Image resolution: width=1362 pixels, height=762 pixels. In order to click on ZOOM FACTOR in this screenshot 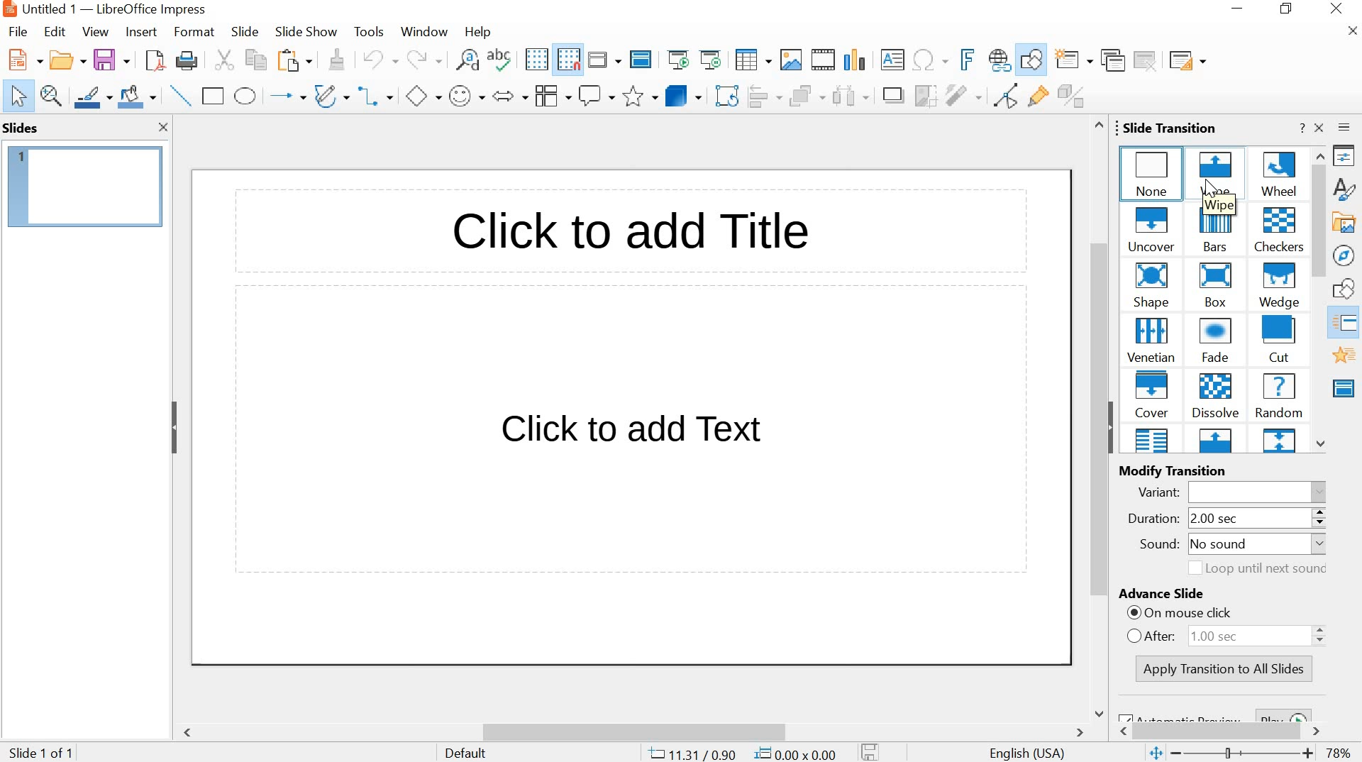, I will do `click(1340, 755)`.